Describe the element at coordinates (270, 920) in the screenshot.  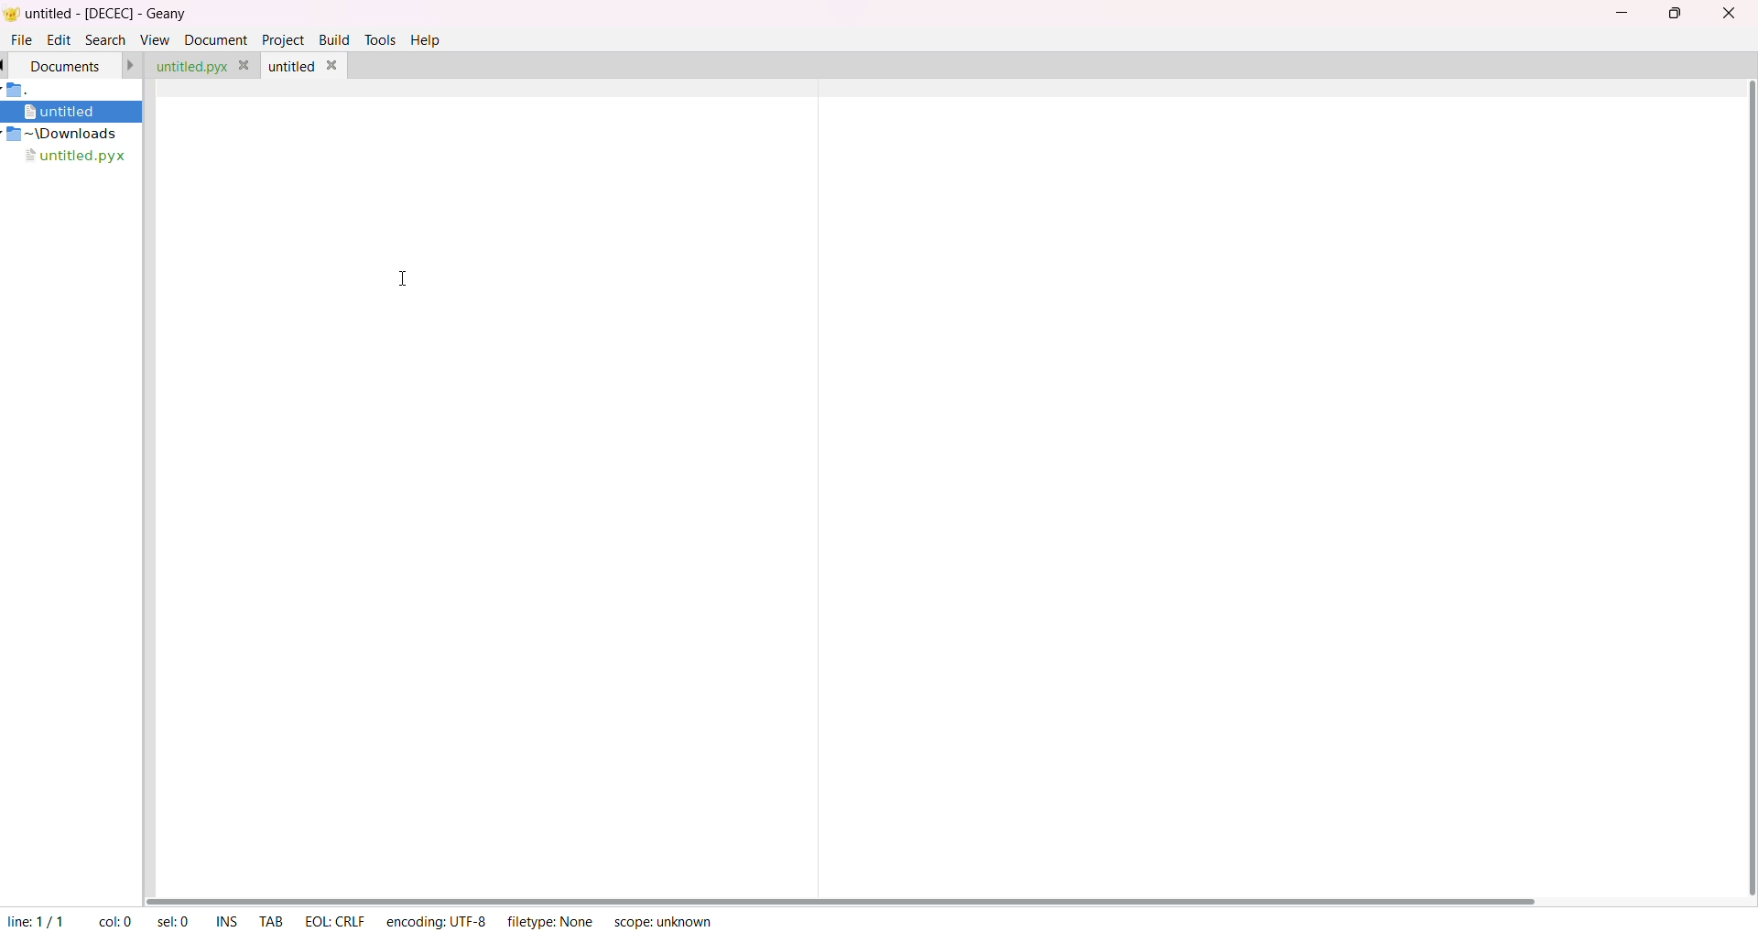
I see `Tab` at that location.